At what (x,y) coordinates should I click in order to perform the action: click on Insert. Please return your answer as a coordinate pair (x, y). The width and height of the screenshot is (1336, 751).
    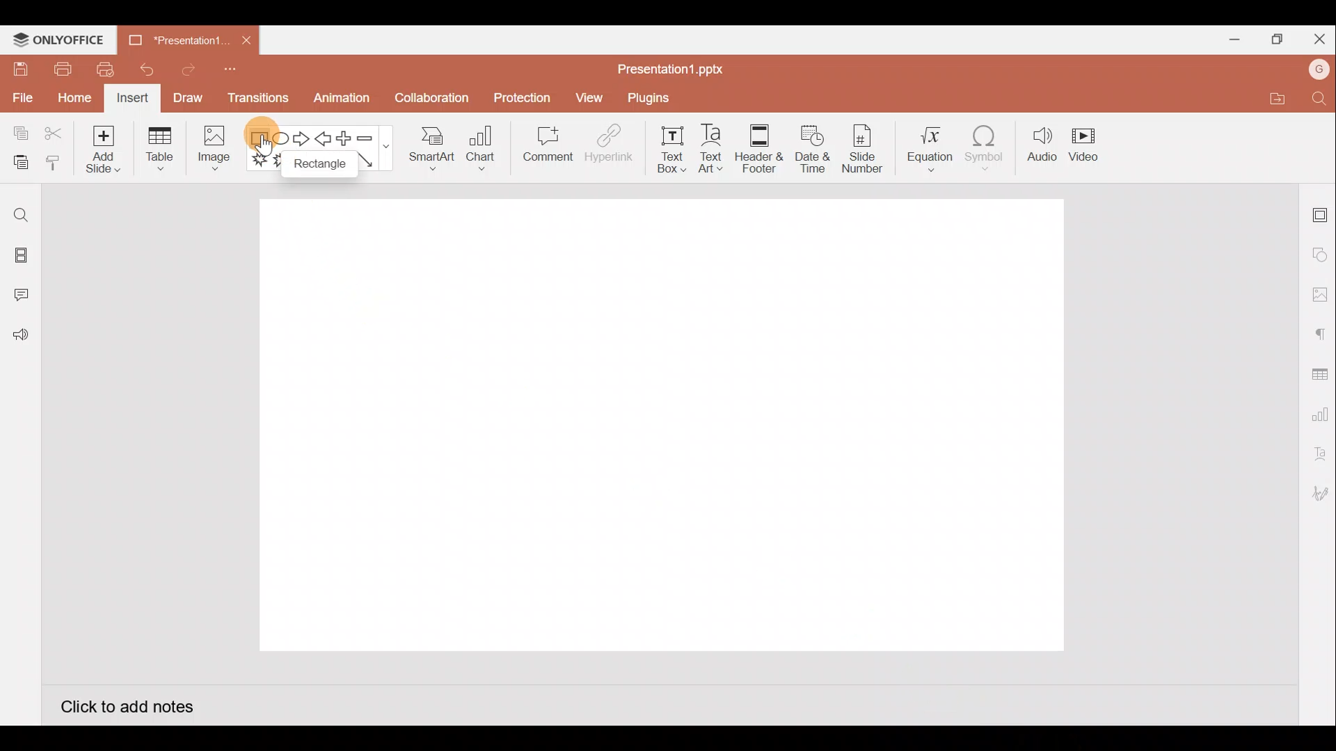
    Looking at the image, I should click on (133, 99).